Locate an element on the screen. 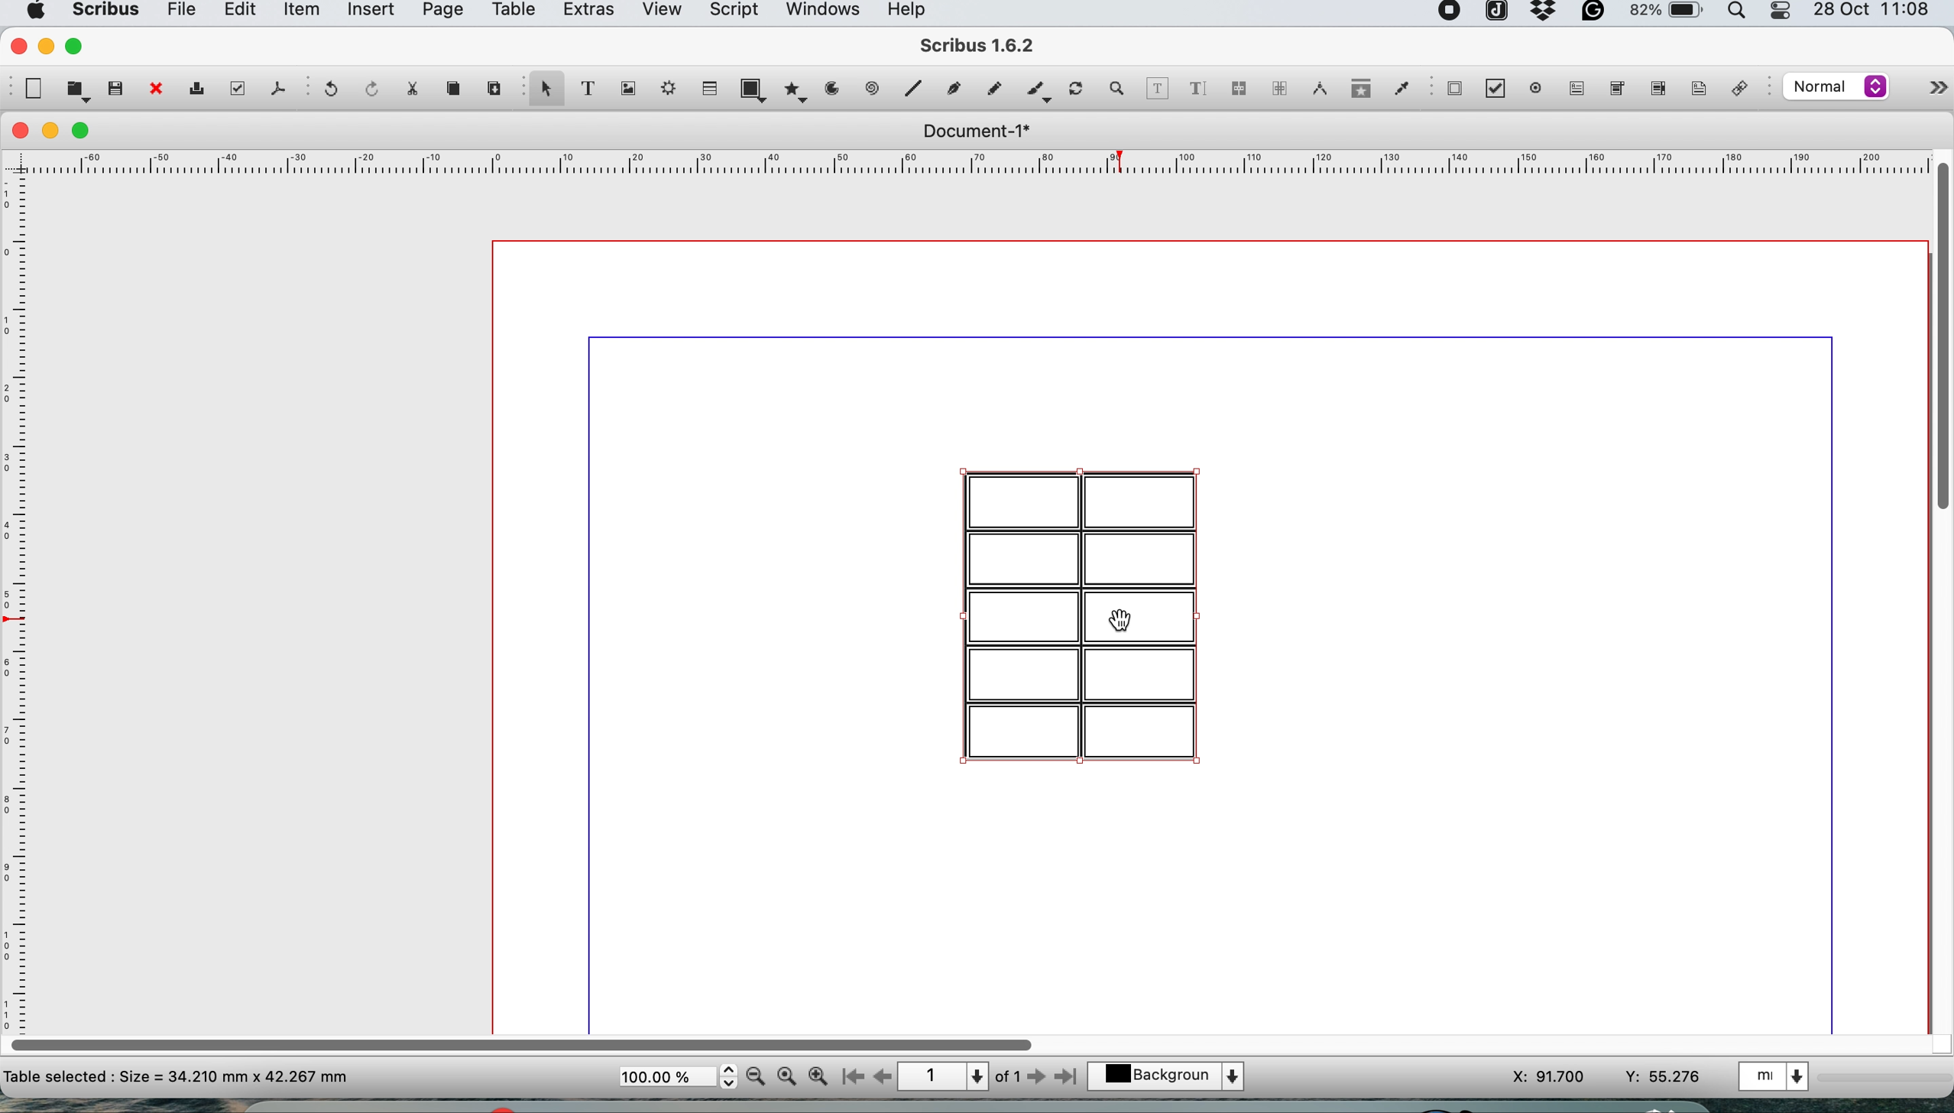 Image resolution: width=1954 pixels, height=1113 pixels. pdf check button is located at coordinates (1454, 88).